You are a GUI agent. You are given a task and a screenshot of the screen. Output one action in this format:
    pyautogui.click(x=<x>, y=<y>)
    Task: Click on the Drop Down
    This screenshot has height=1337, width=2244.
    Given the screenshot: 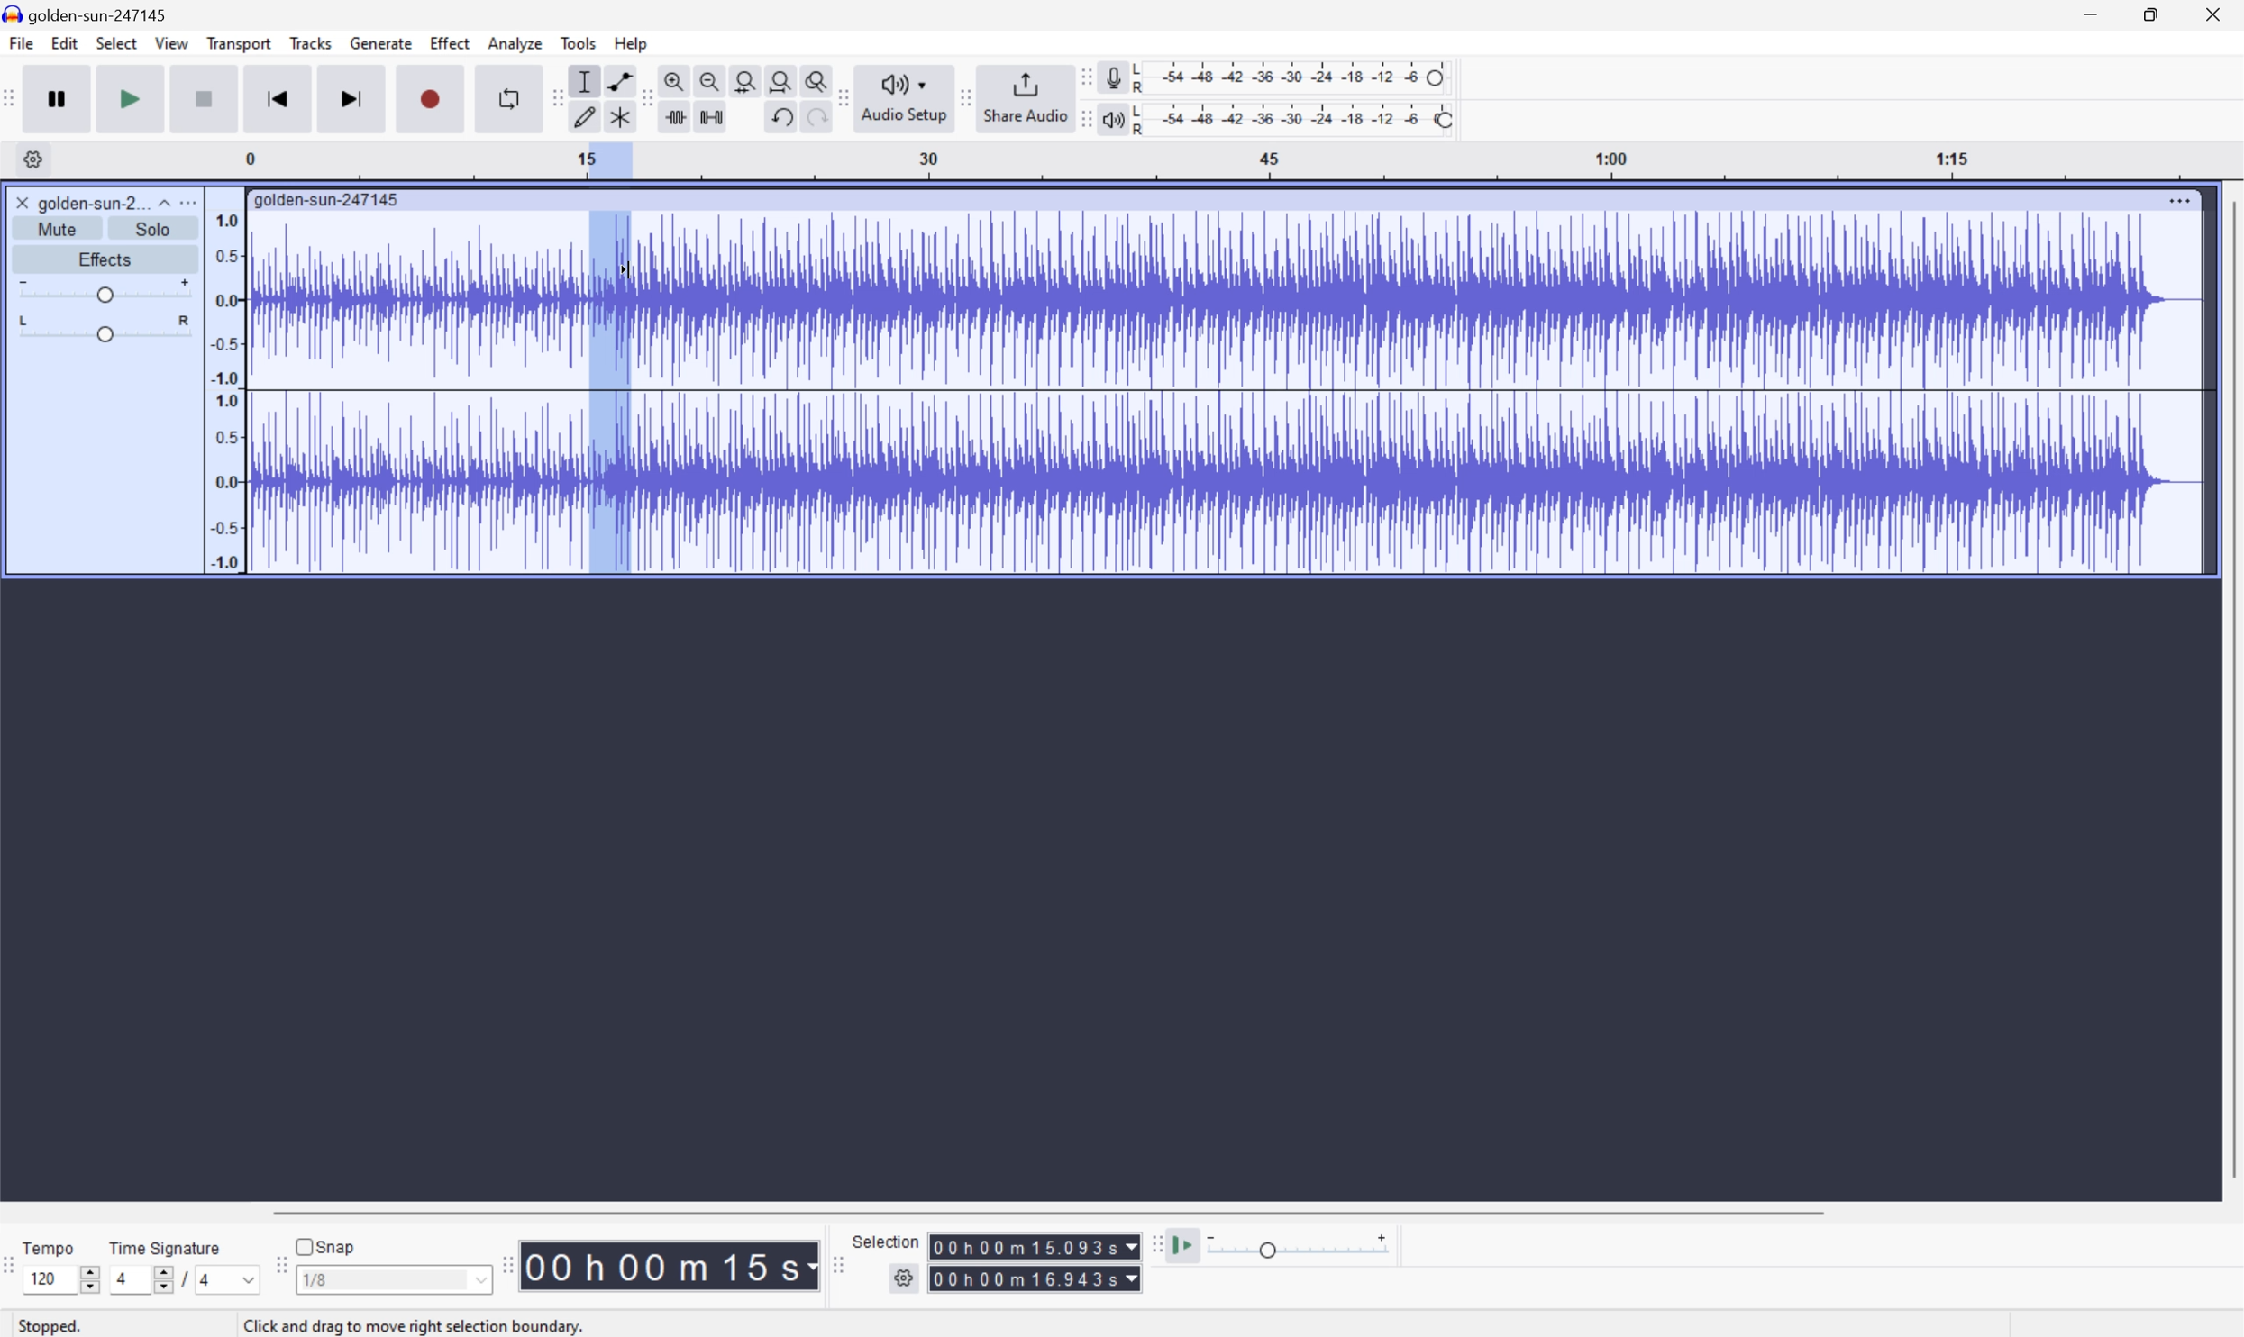 What is the action you would take?
    pyautogui.click(x=242, y=1279)
    